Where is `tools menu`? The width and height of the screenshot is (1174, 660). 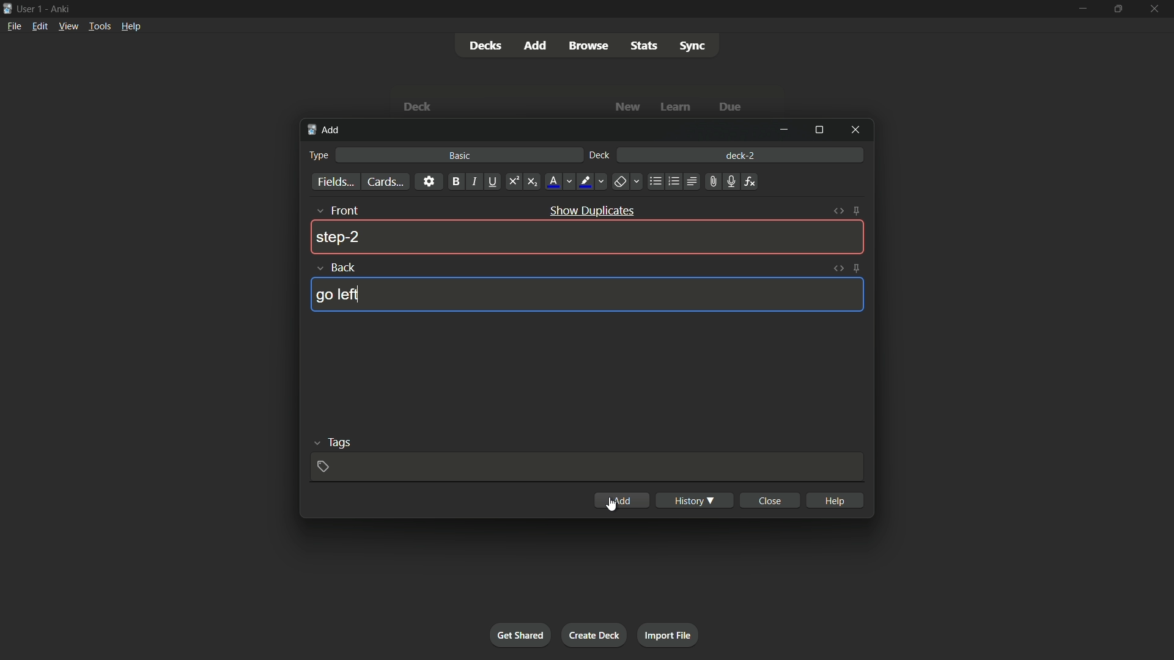 tools menu is located at coordinates (100, 26).